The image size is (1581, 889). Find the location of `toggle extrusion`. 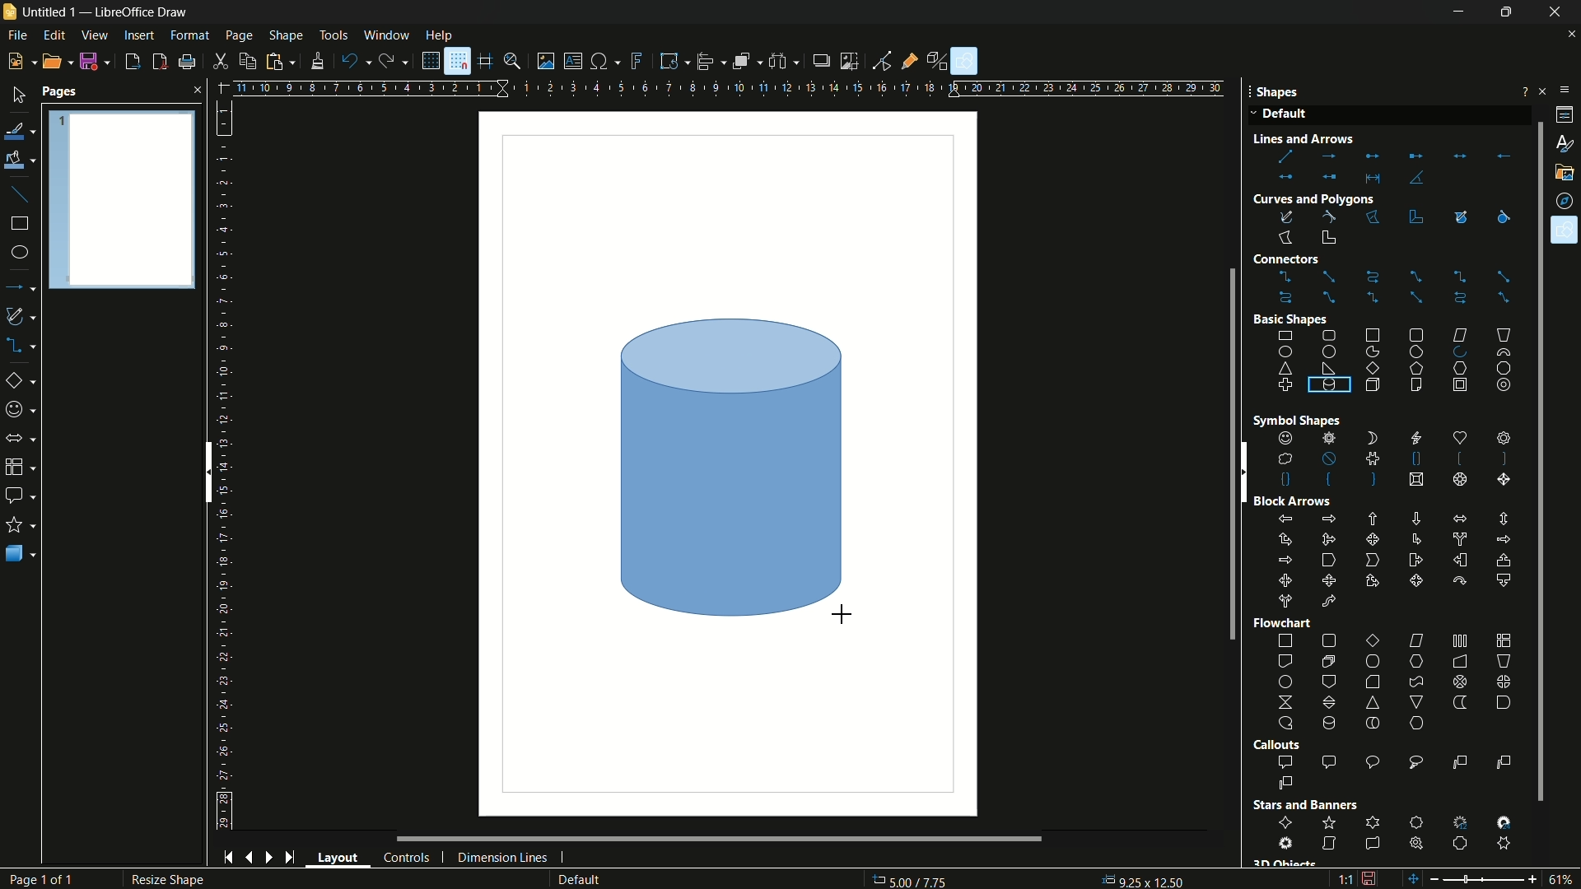

toggle extrusion is located at coordinates (939, 62).